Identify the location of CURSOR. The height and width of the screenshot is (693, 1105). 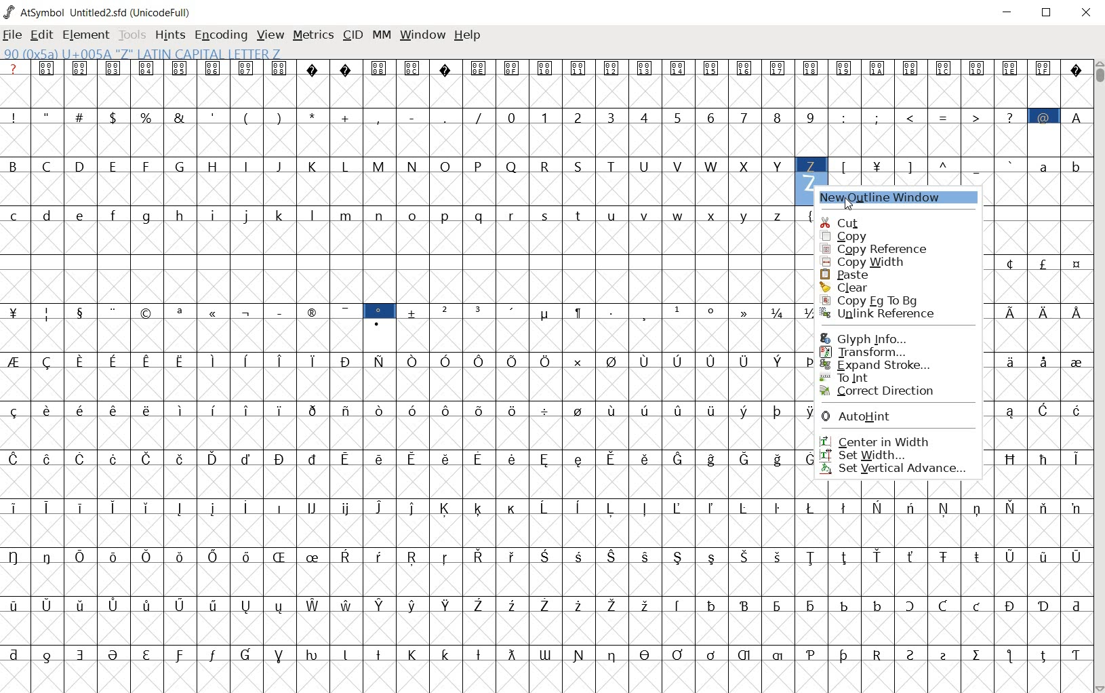
(849, 201).